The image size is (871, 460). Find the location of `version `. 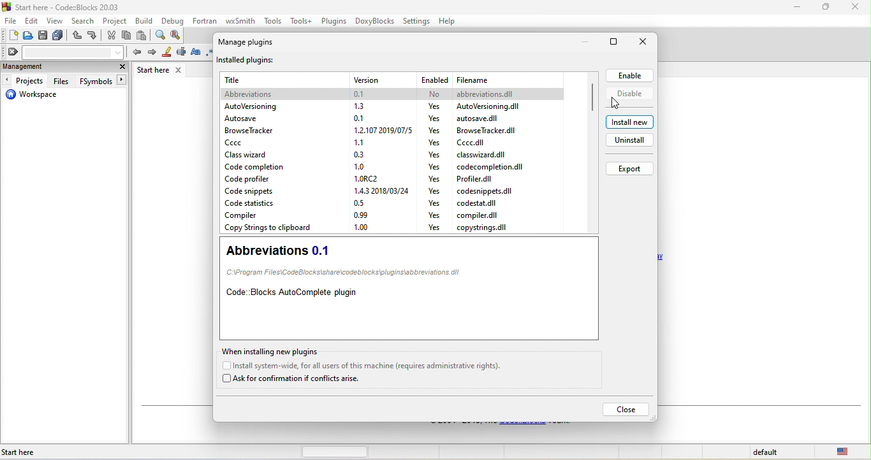

version  is located at coordinates (380, 131).